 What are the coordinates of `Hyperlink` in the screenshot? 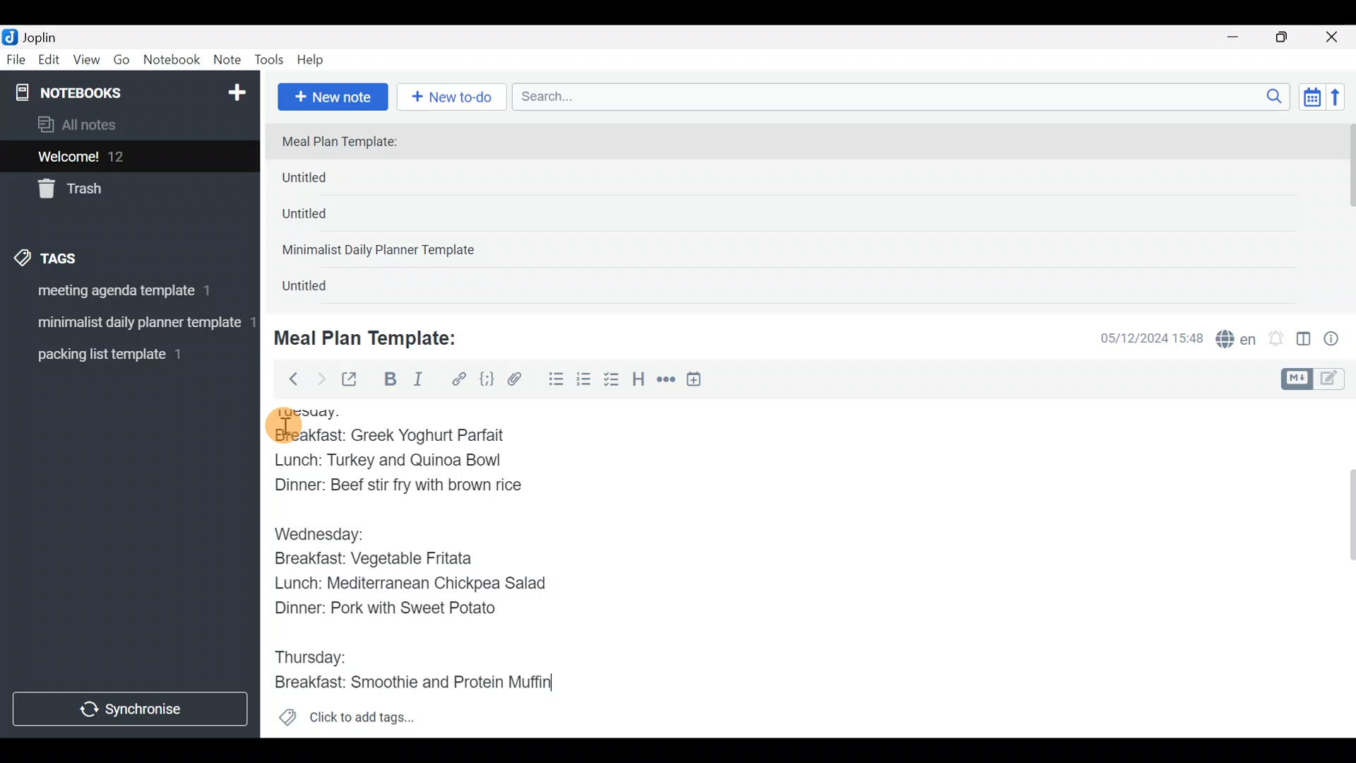 It's located at (459, 379).